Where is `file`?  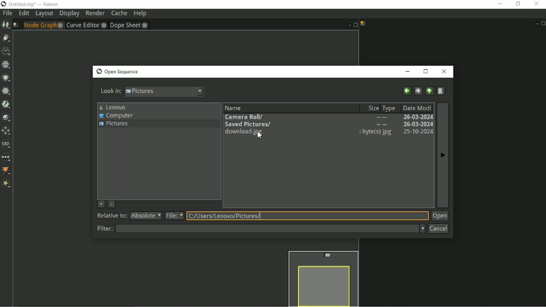
file is located at coordinates (174, 215).